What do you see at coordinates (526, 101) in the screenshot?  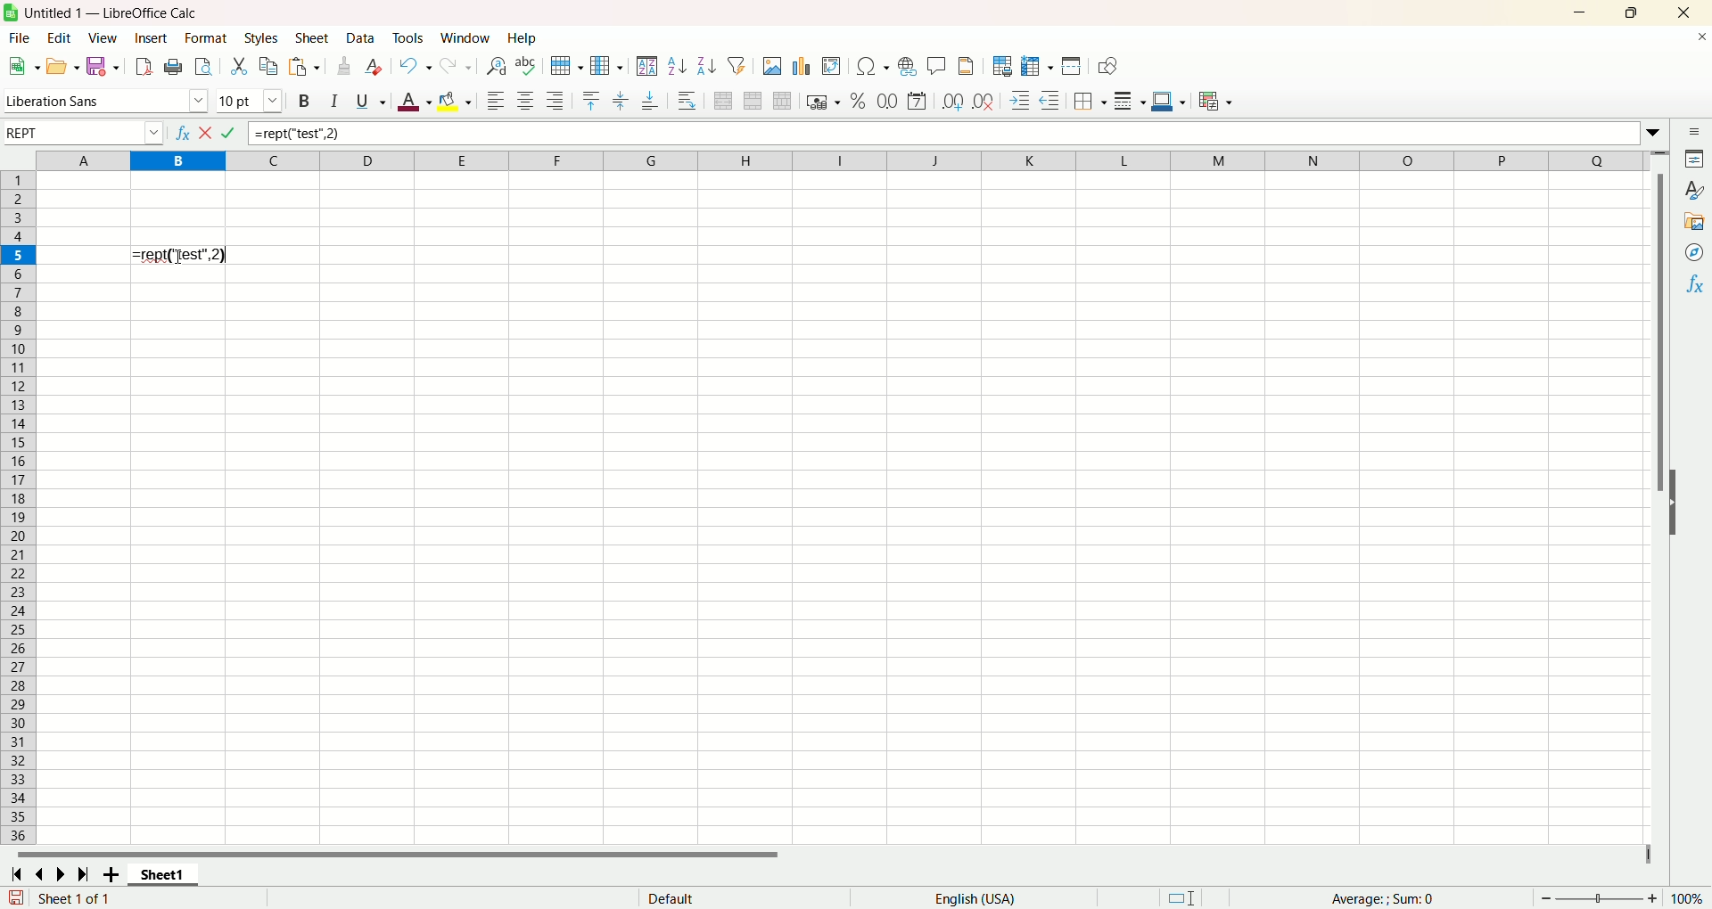 I see `align center` at bounding box center [526, 101].